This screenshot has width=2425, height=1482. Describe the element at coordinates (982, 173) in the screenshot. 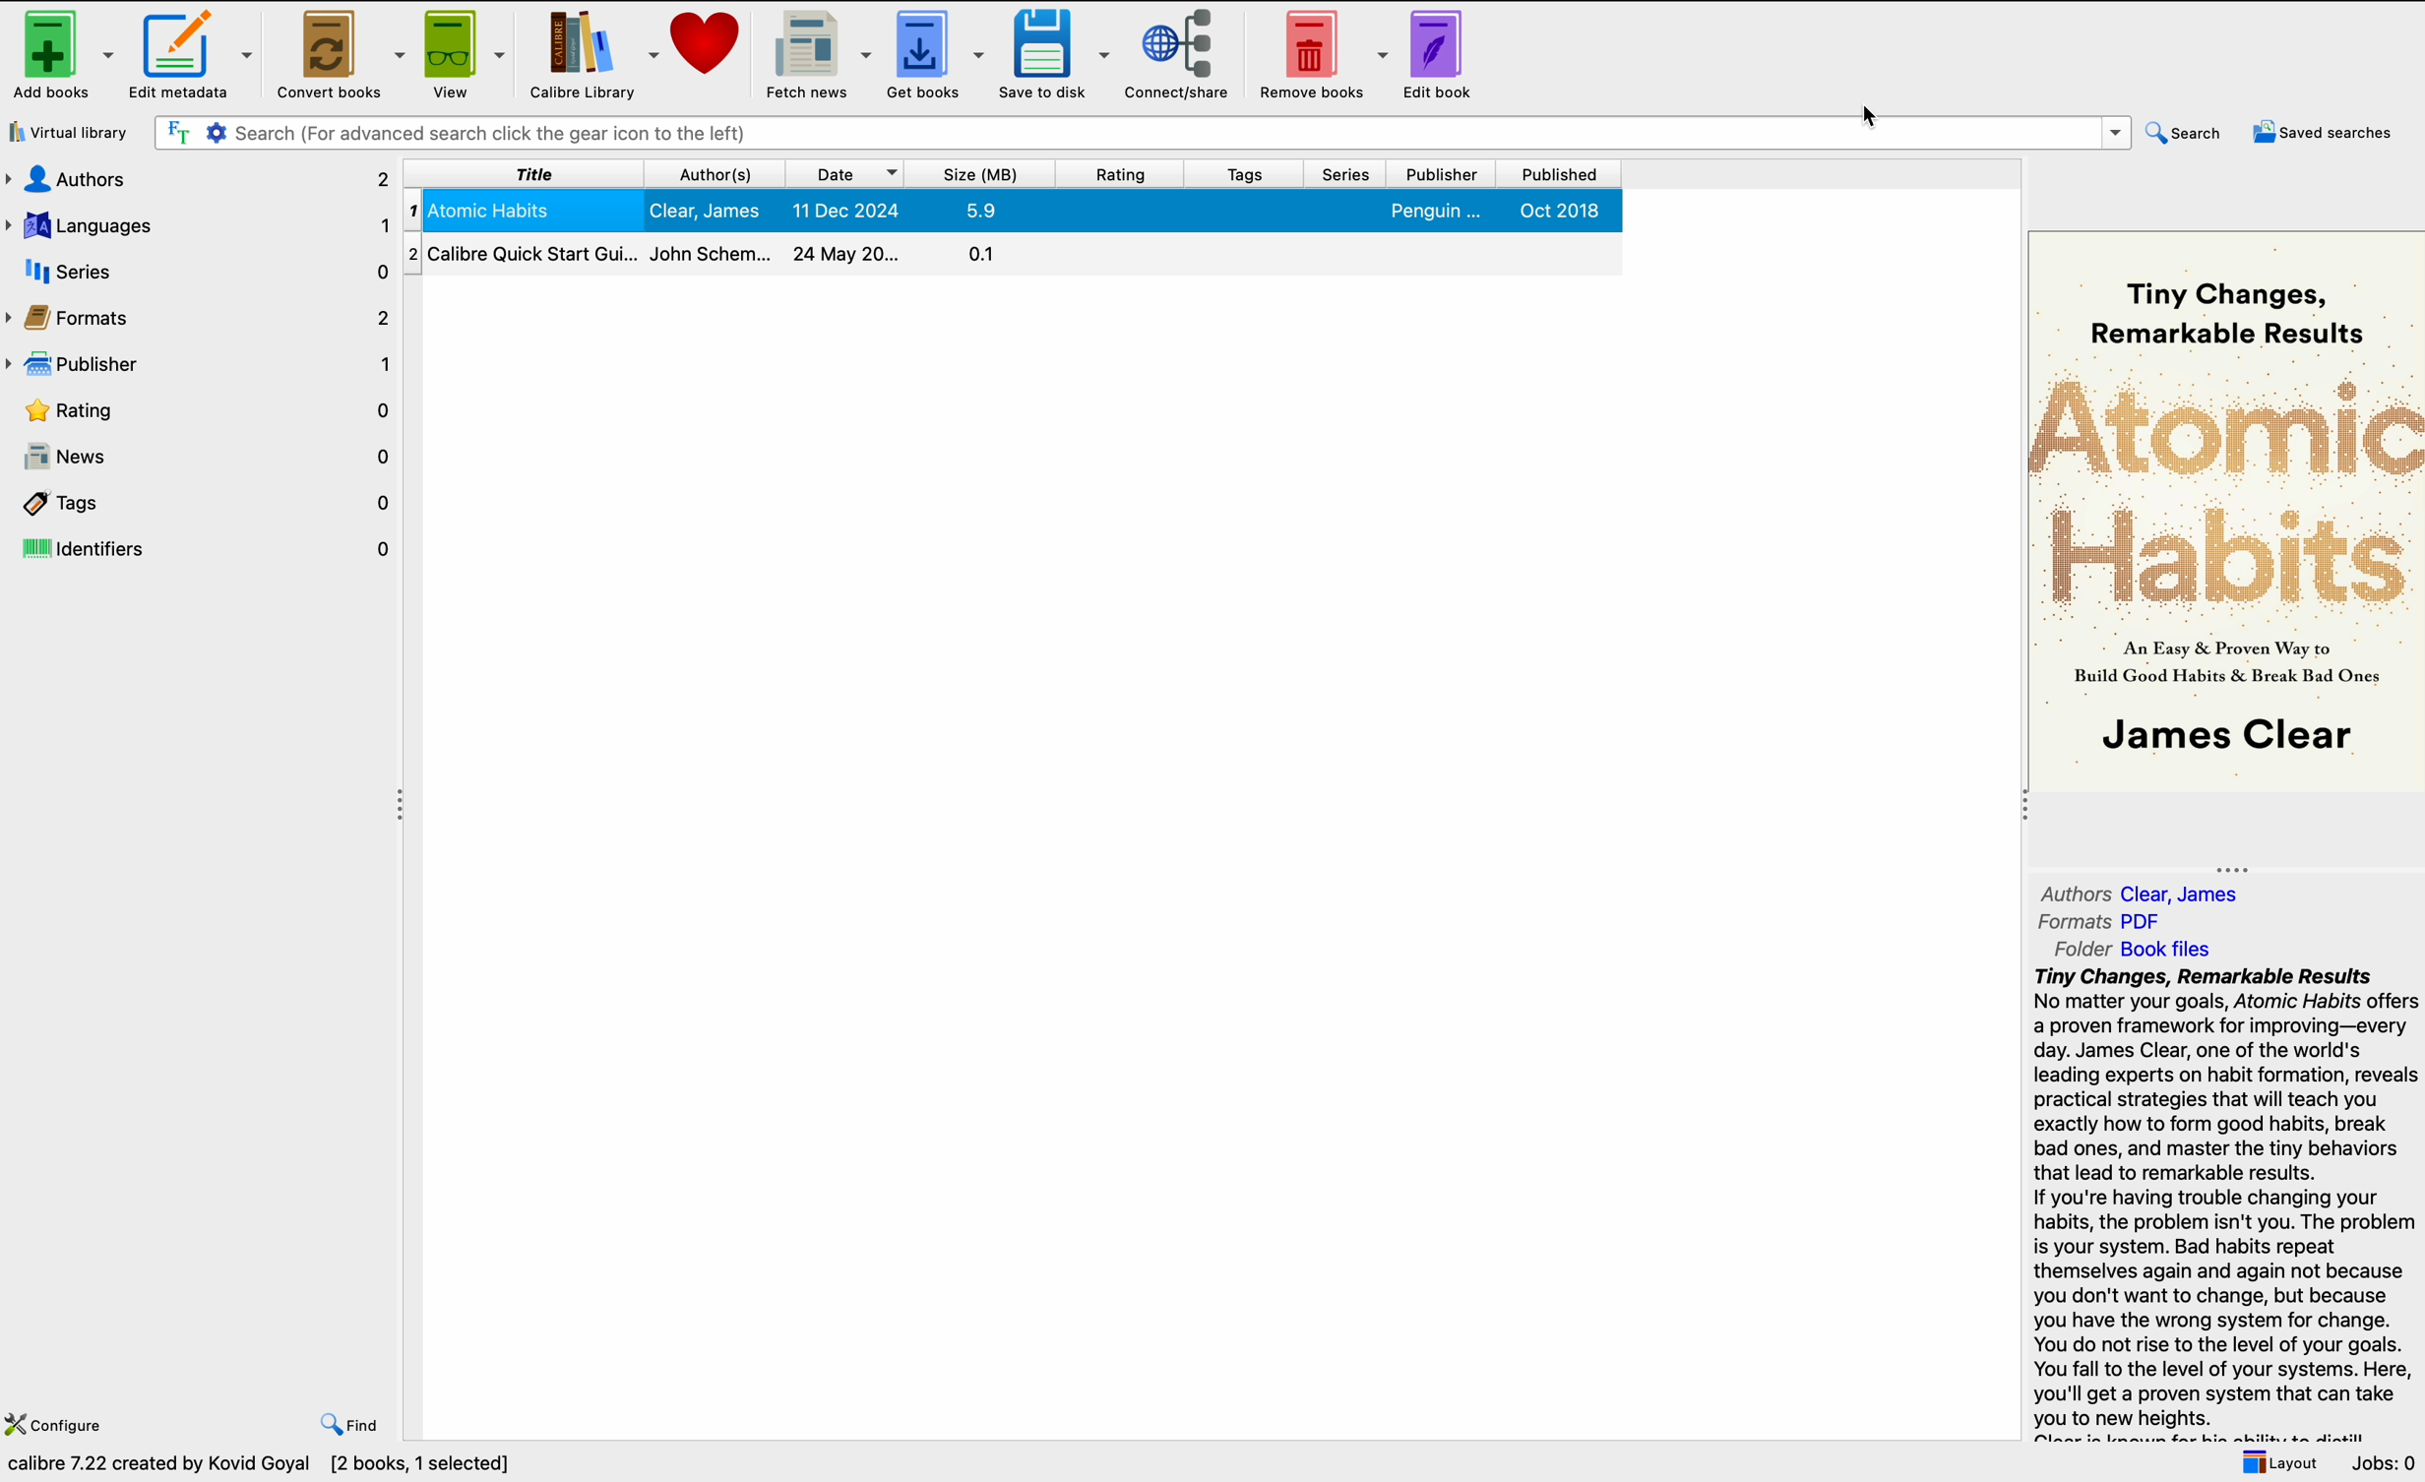

I see `size` at that location.